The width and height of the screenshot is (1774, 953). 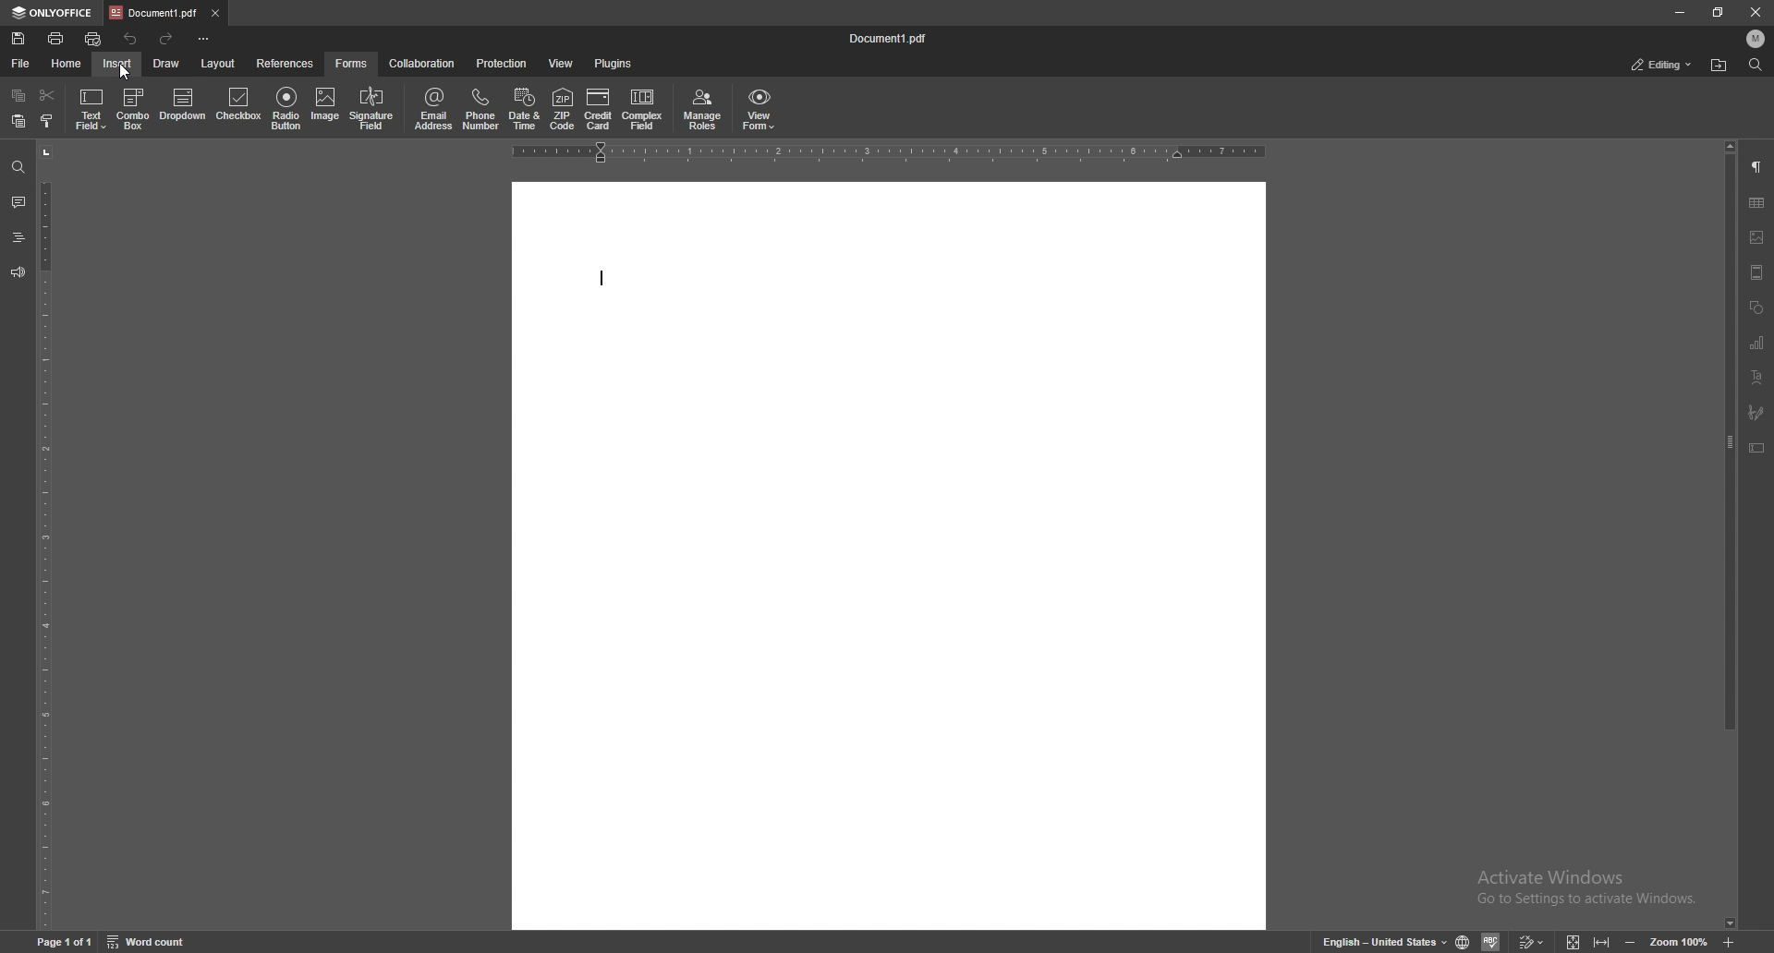 What do you see at coordinates (885, 153) in the screenshot?
I see `horizontal scale` at bounding box center [885, 153].